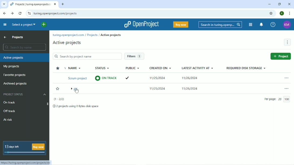  What do you see at coordinates (25, 58) in the screenshot?
I see `Active projects` at bounding box center [25, 58].